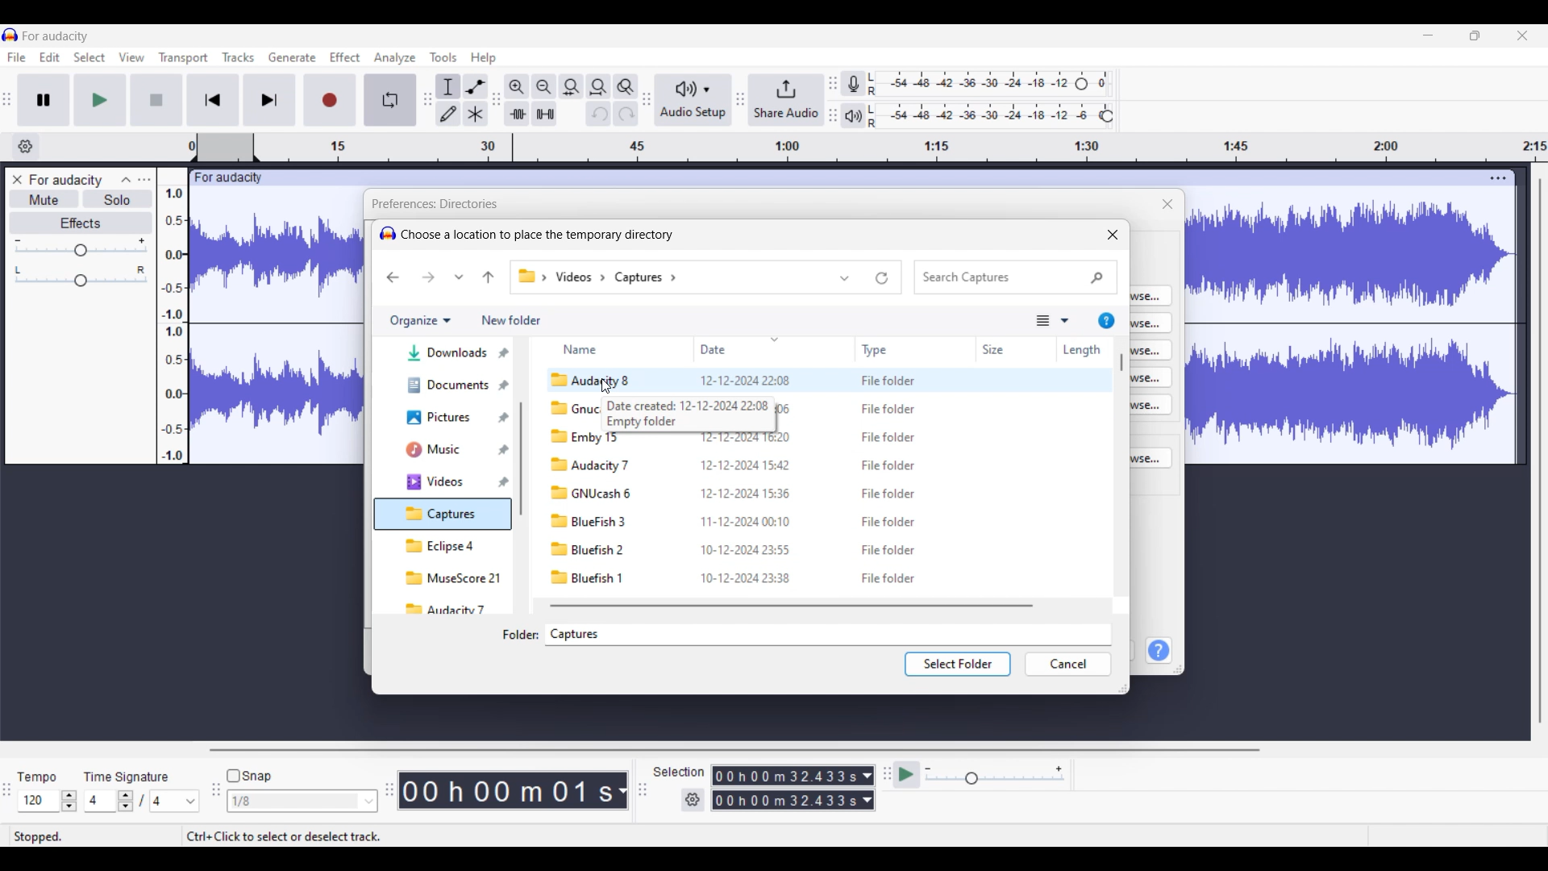 The height and width of the screenshot is (871, 1548). I want to click on Close interface, so click(1523, 35).